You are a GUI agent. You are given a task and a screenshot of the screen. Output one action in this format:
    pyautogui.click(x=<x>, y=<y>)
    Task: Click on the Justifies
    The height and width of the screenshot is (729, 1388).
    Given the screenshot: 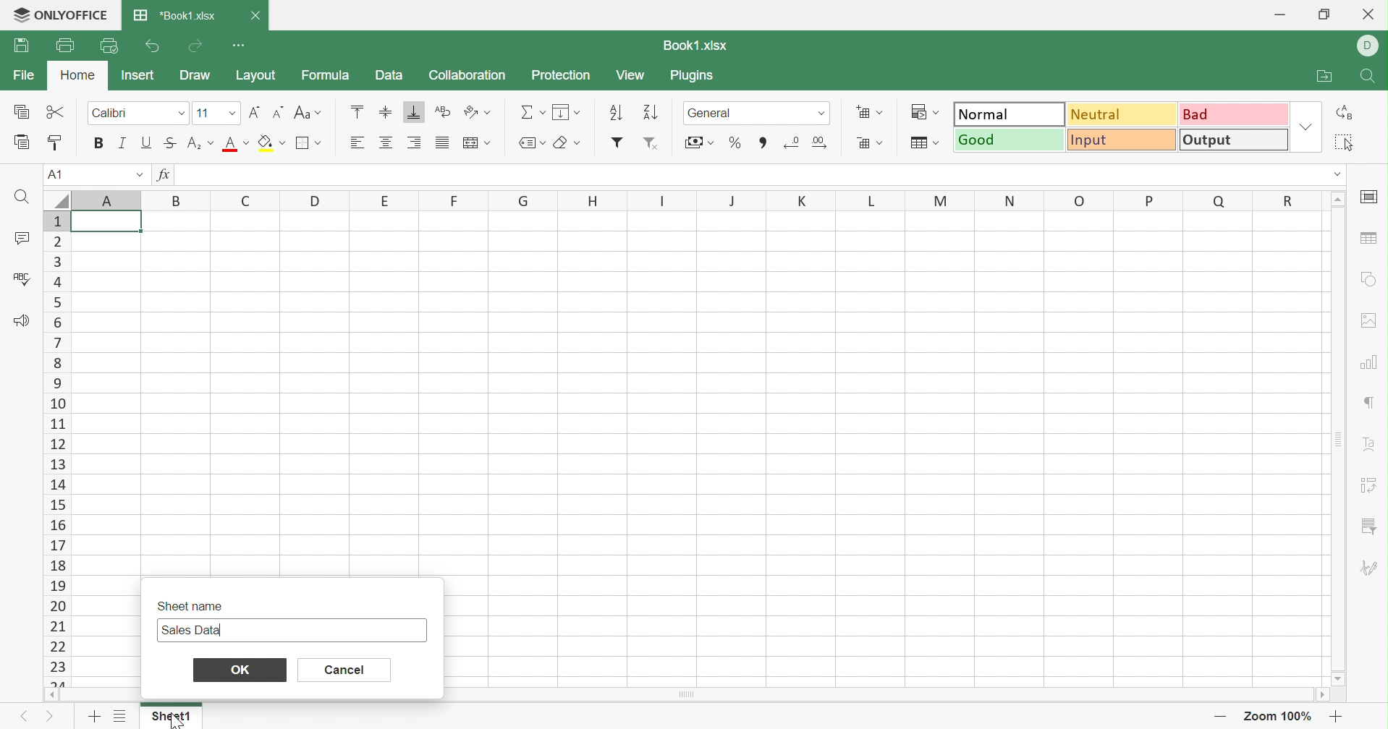 What is the action you would take?
    pyautogui.click(x=444, y=142)
    